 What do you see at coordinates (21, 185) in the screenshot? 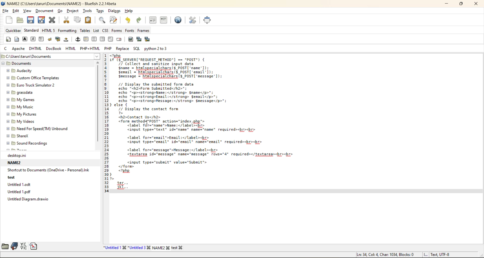
I see `untitled` at bounding box center [21, 185].